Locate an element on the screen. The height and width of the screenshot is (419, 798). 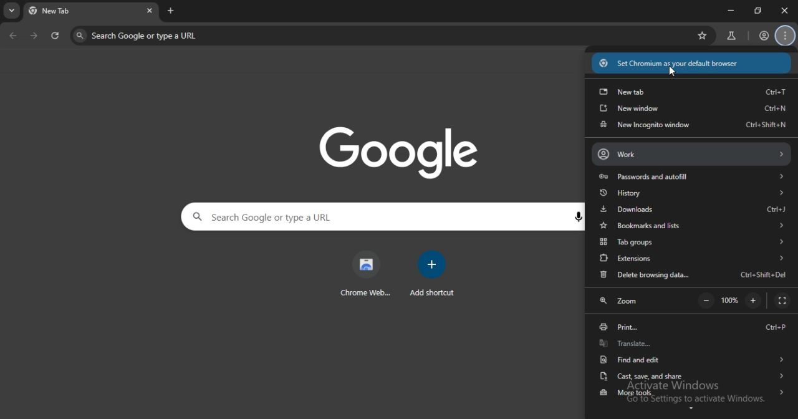
translate is located at coordinates (690, 344).